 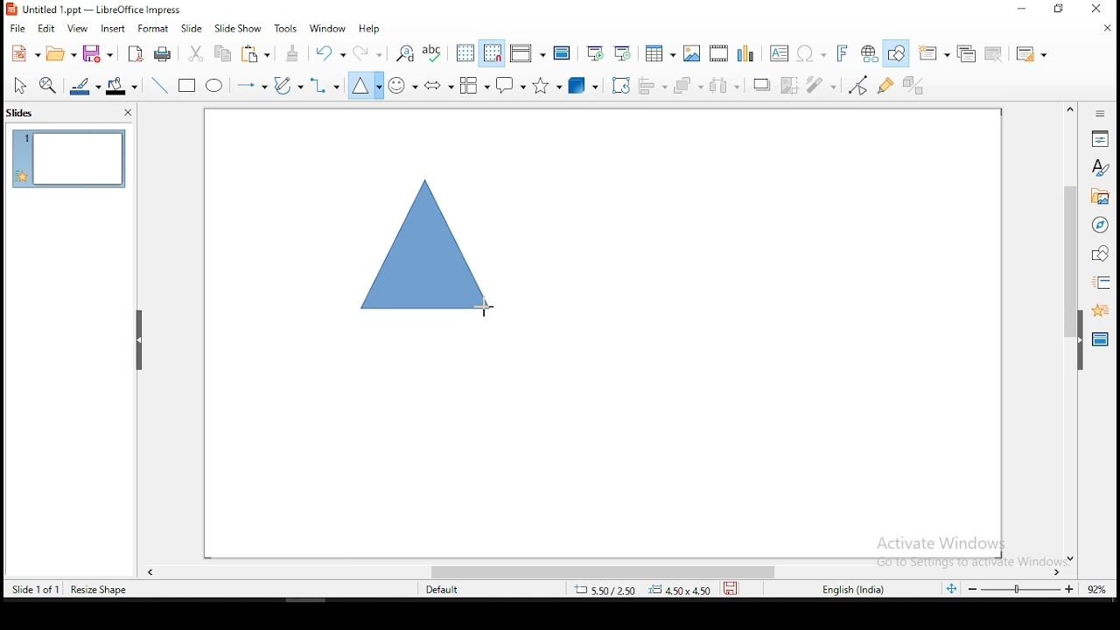 I want to click on slide show, so click(x=238, y=28).